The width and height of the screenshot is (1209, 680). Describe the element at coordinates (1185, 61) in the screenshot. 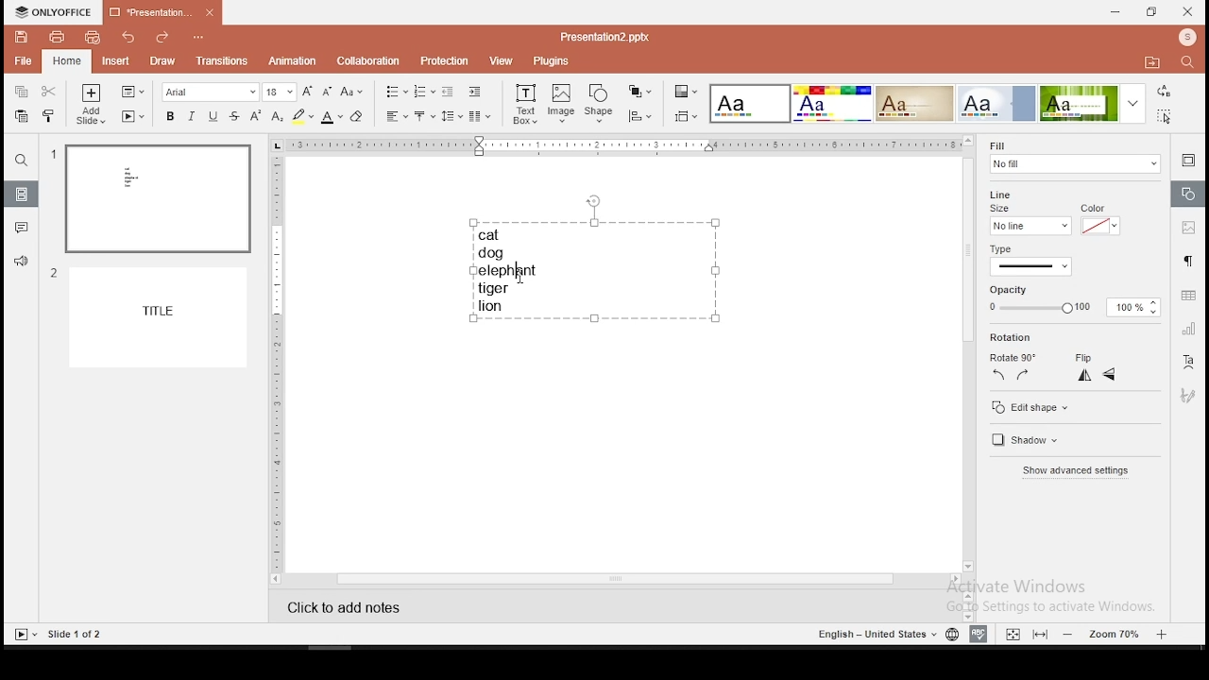

I see `find` at that location.